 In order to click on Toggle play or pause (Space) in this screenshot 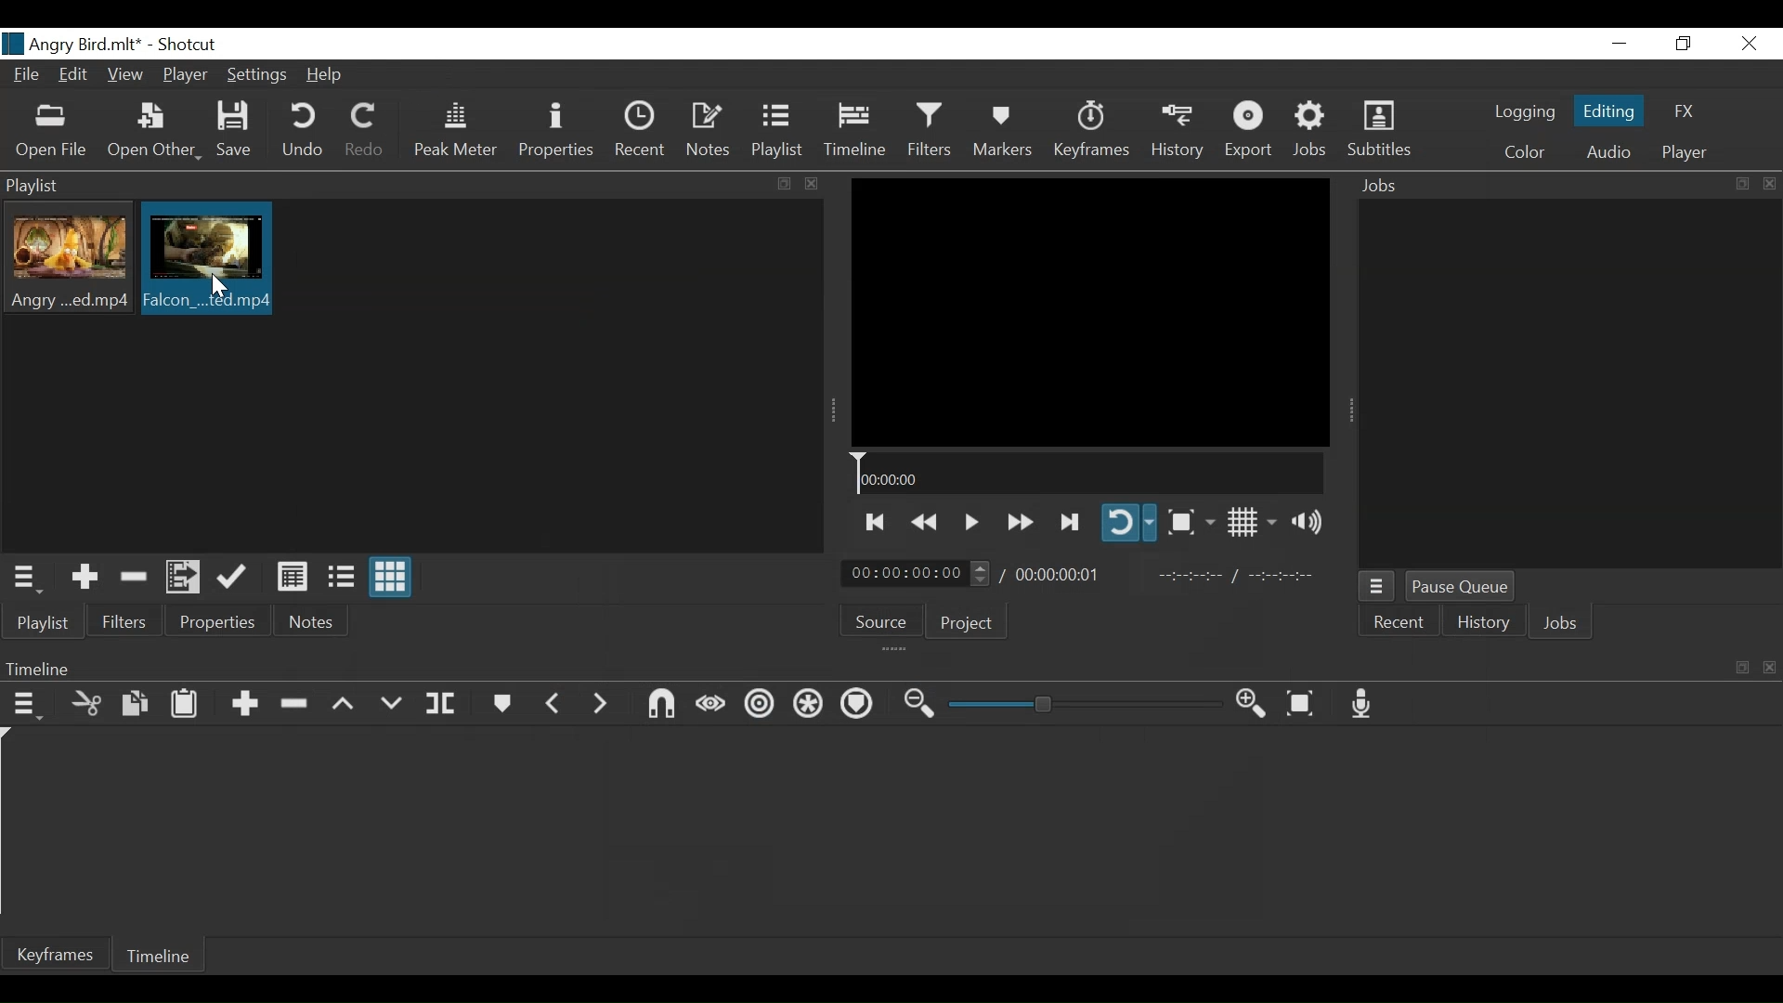, I will do `click(969, 524)`.